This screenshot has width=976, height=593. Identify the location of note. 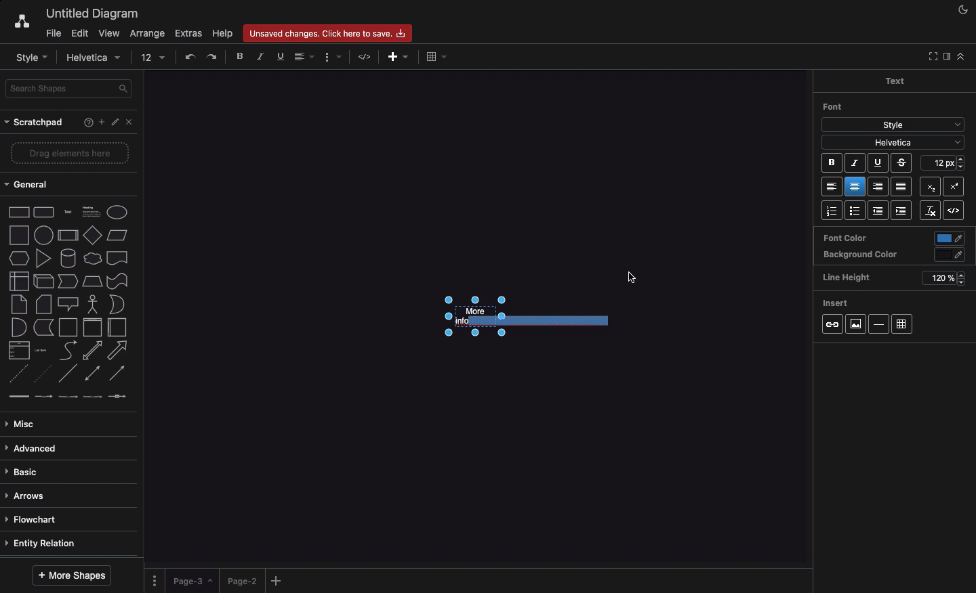
(19, 305).